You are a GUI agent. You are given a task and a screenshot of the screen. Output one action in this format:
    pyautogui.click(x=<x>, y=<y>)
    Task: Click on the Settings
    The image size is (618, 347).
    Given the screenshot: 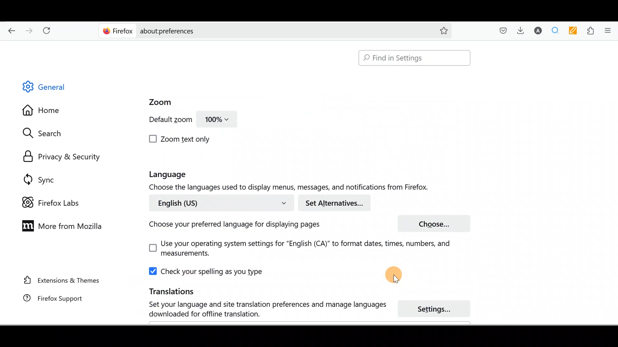 What is the action you would take?
    pyautogui.click(x=438, y=309)
    